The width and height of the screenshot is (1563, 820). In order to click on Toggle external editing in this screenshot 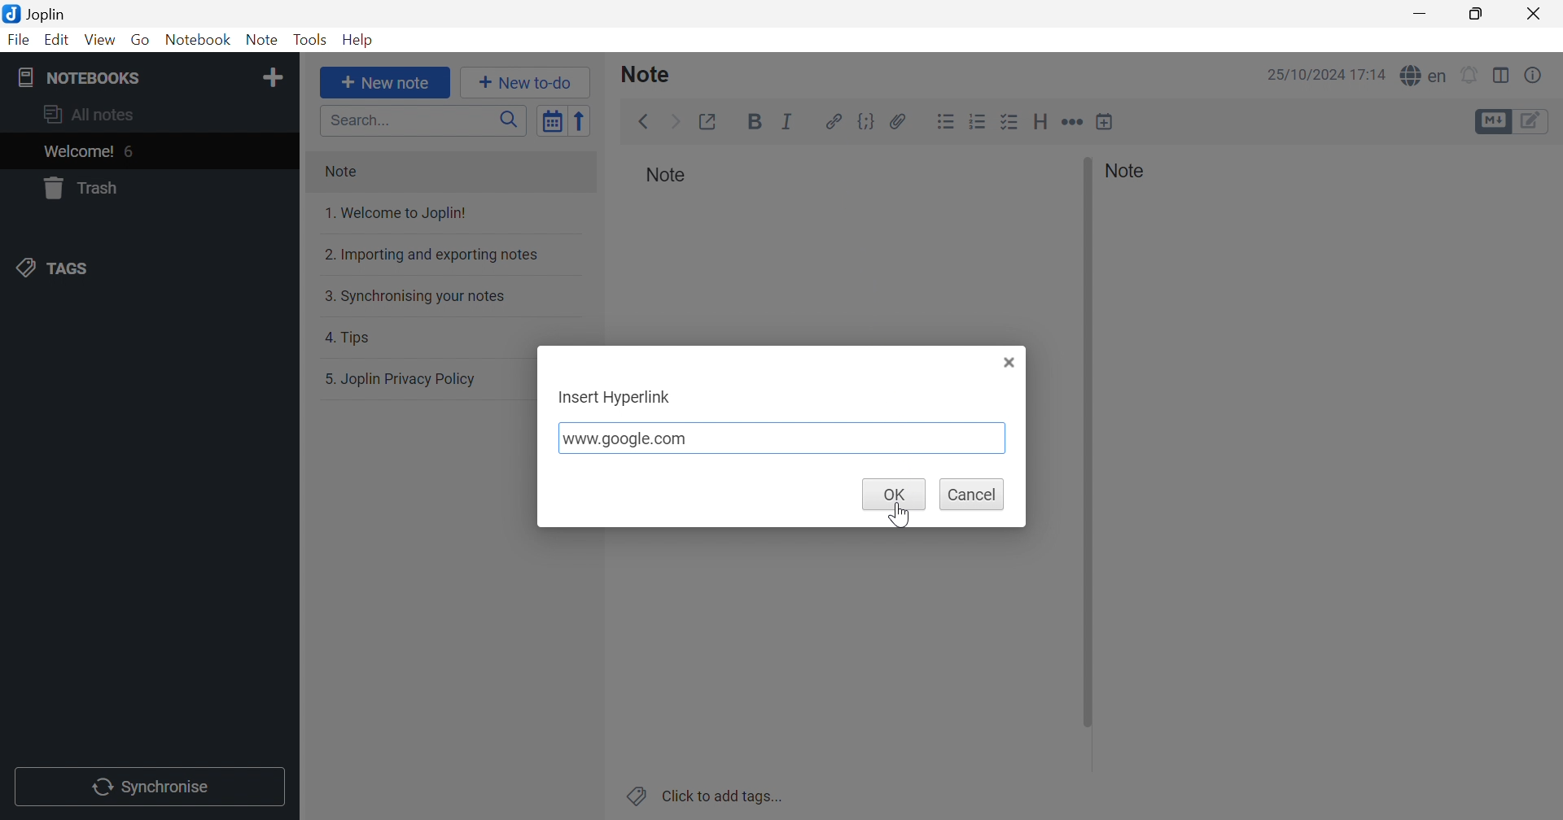, I will do `click(711, 121)`.